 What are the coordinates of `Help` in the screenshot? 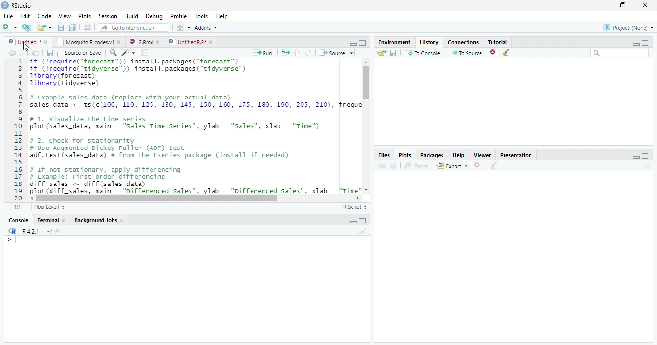 It's located at (459, 156).